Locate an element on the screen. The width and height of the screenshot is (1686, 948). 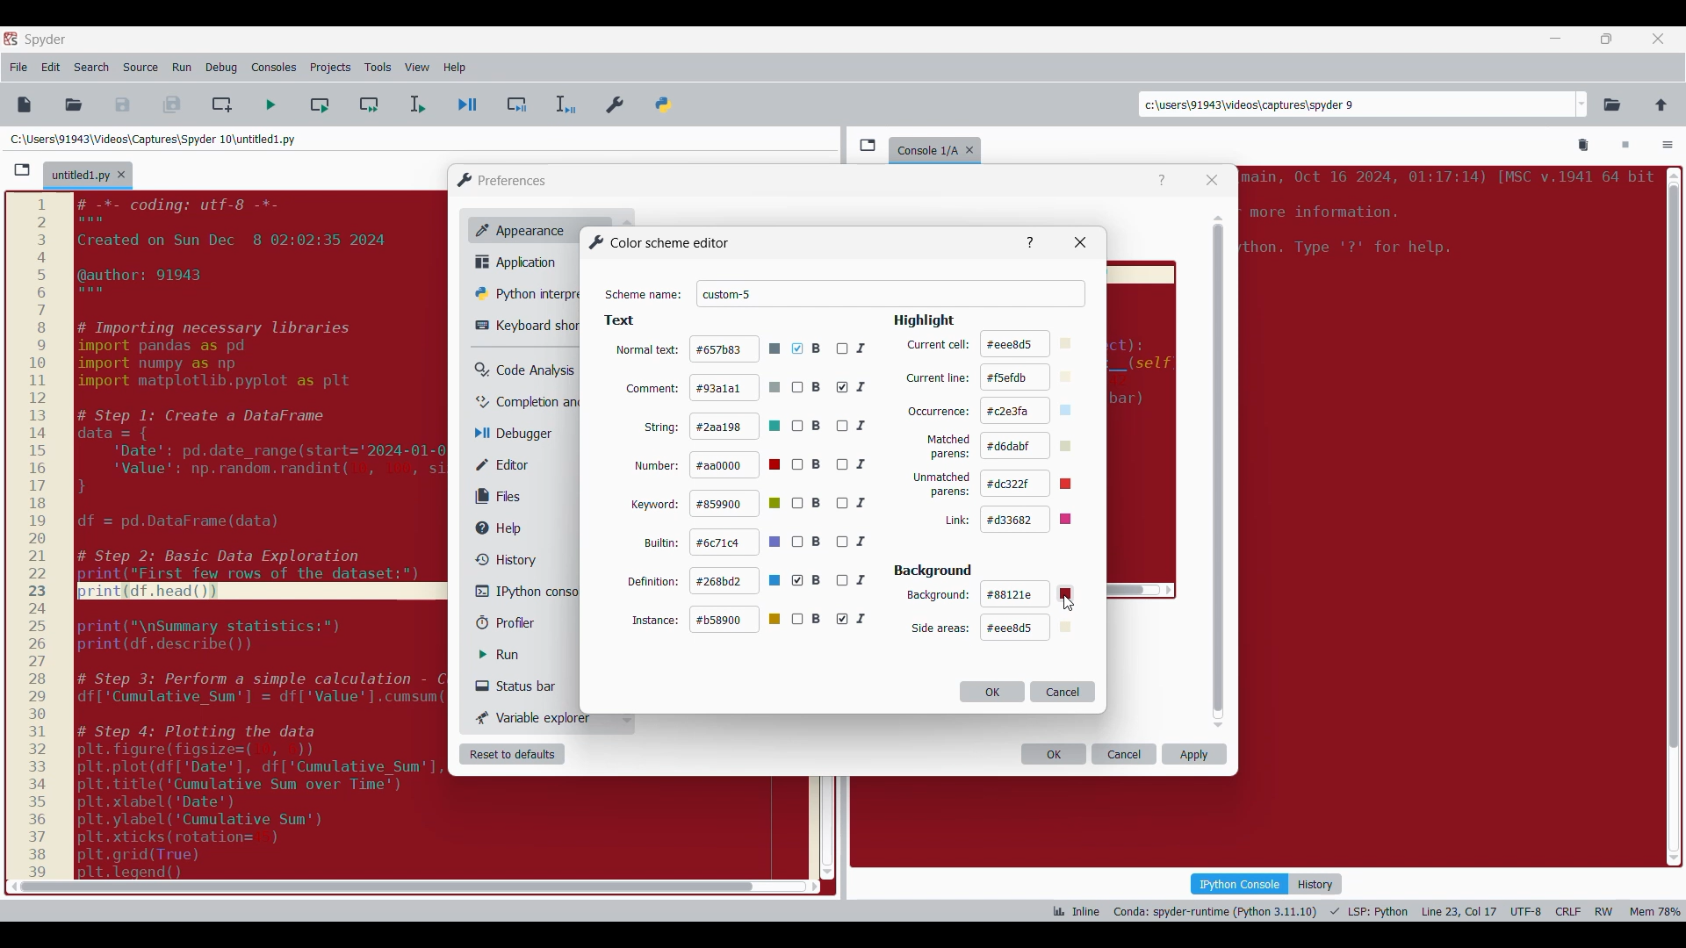
I is located at coordinates (854, 465).